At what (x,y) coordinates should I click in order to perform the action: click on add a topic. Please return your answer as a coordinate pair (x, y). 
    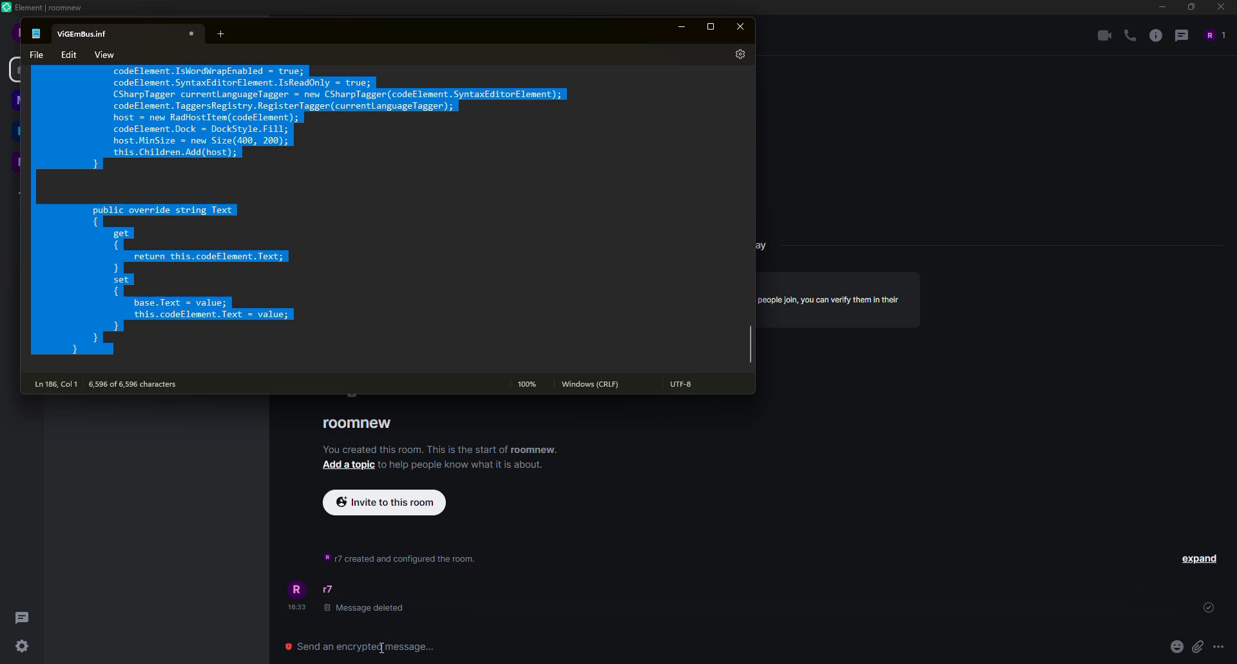
    Looking at the image, I should click on (349, 466).